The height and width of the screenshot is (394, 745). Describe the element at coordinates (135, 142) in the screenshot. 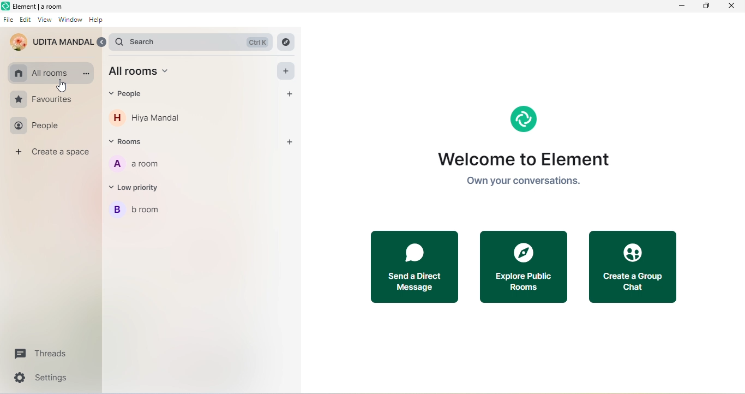

I see `~ Rooms` at that location.